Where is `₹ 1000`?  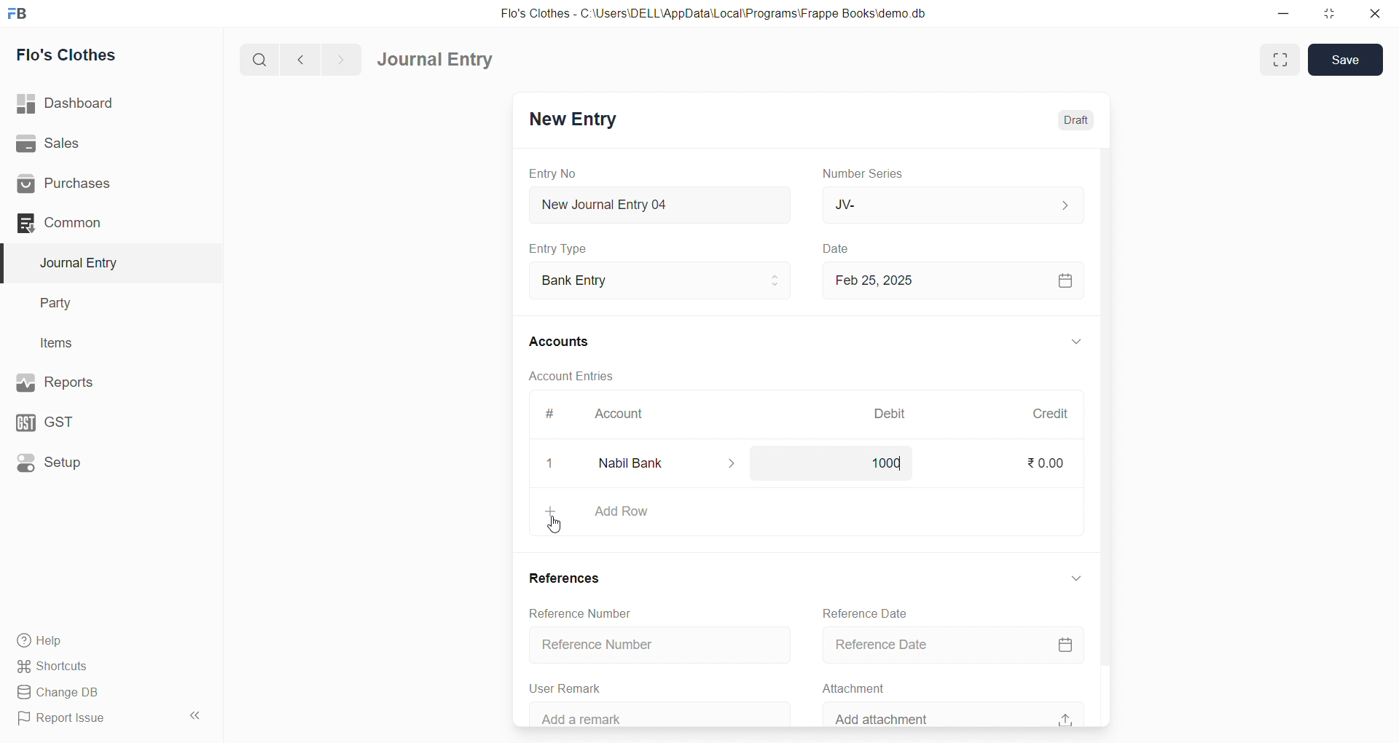 ₹ 1000 is located at coordinates (879, 462).